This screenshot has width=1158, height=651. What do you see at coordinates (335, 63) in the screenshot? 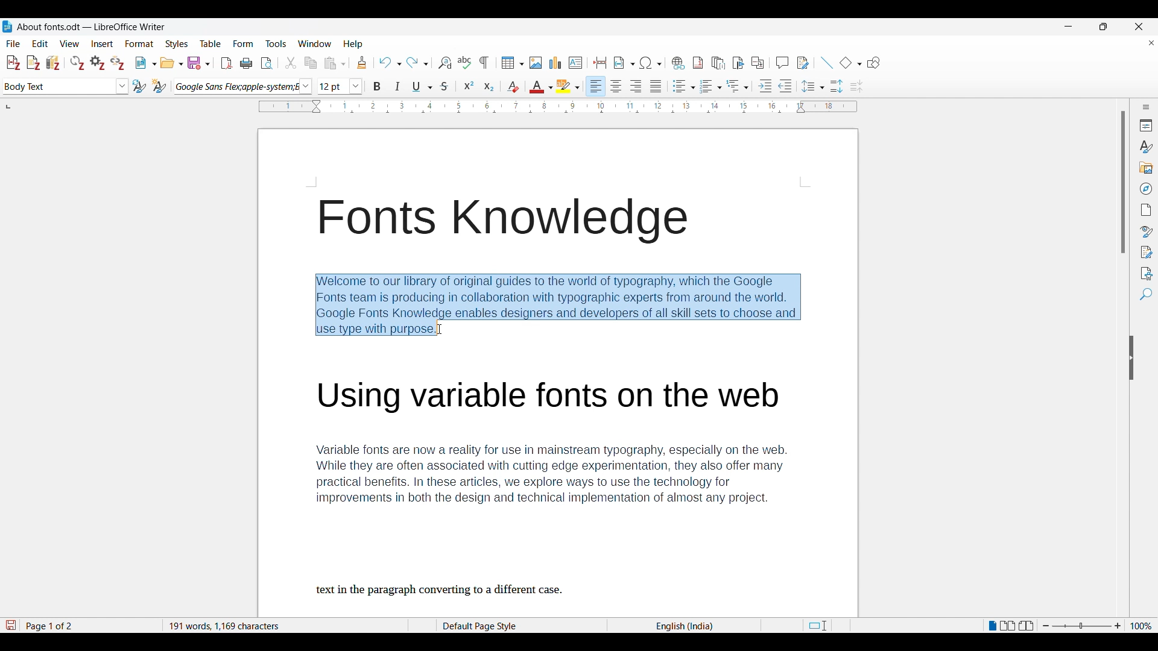
I see `Paste` at bounding box center [335, 63].